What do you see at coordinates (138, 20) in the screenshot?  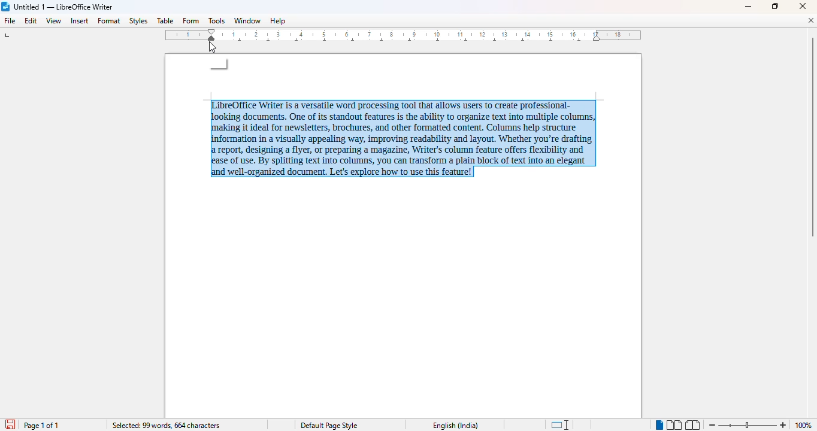 I see `styles` at bounding box center [138, 20].